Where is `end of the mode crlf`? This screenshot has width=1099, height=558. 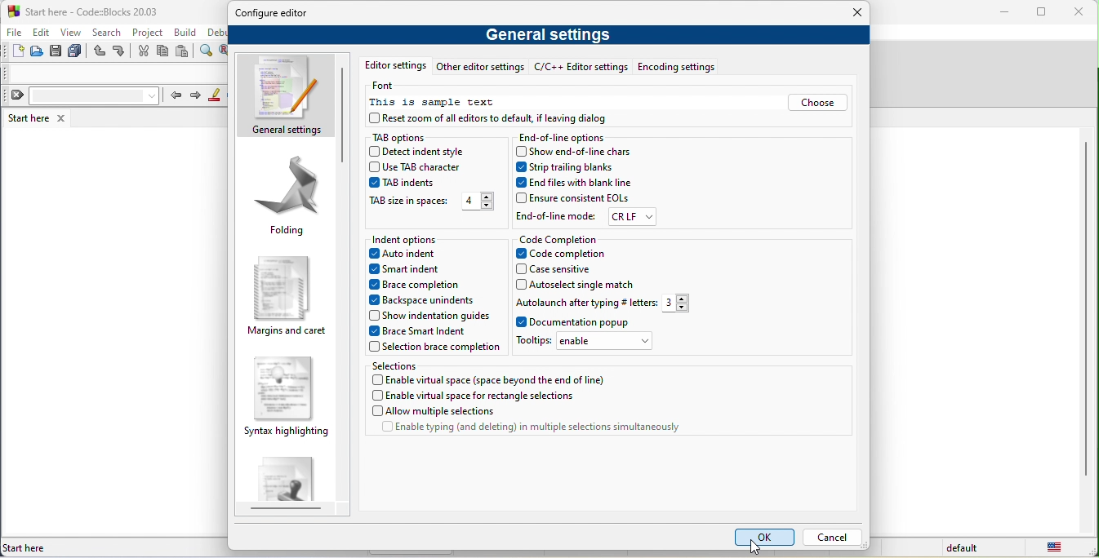 end of the mode crlf is located at coordinates (588, 216).